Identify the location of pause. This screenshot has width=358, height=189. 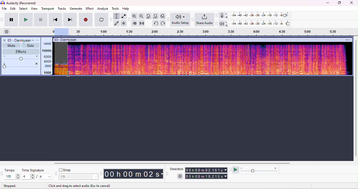
(12, 19).